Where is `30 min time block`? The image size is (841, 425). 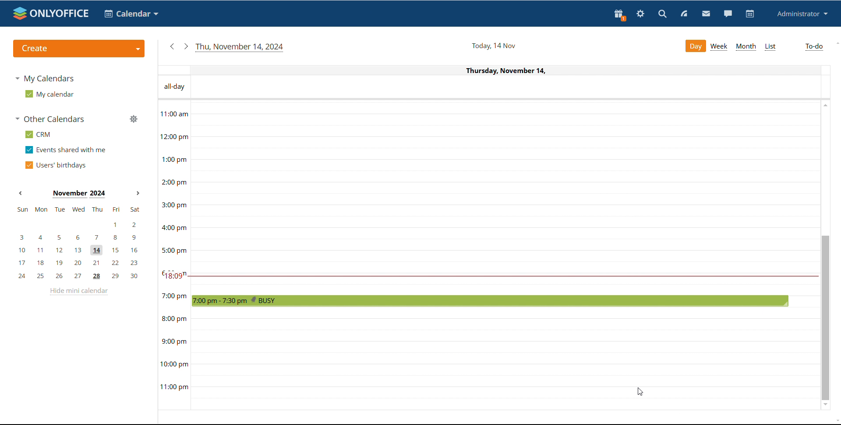
30 min time block is located at coordinates (505, 120).